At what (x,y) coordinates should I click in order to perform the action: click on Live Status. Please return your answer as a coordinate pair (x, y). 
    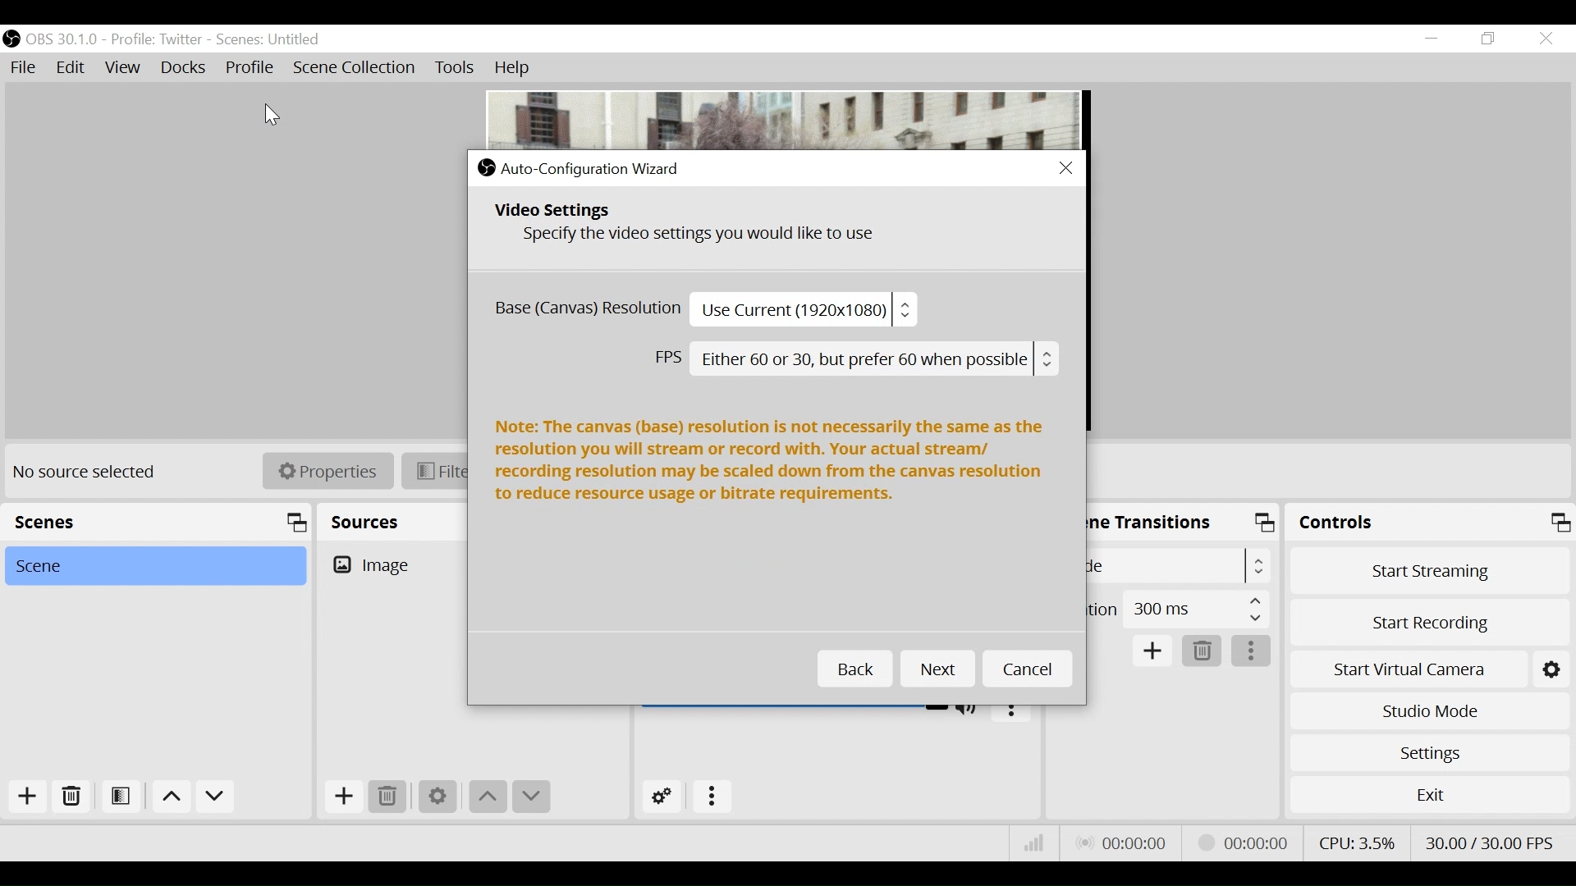
    Looking at the image, I should click on (1125, 842).